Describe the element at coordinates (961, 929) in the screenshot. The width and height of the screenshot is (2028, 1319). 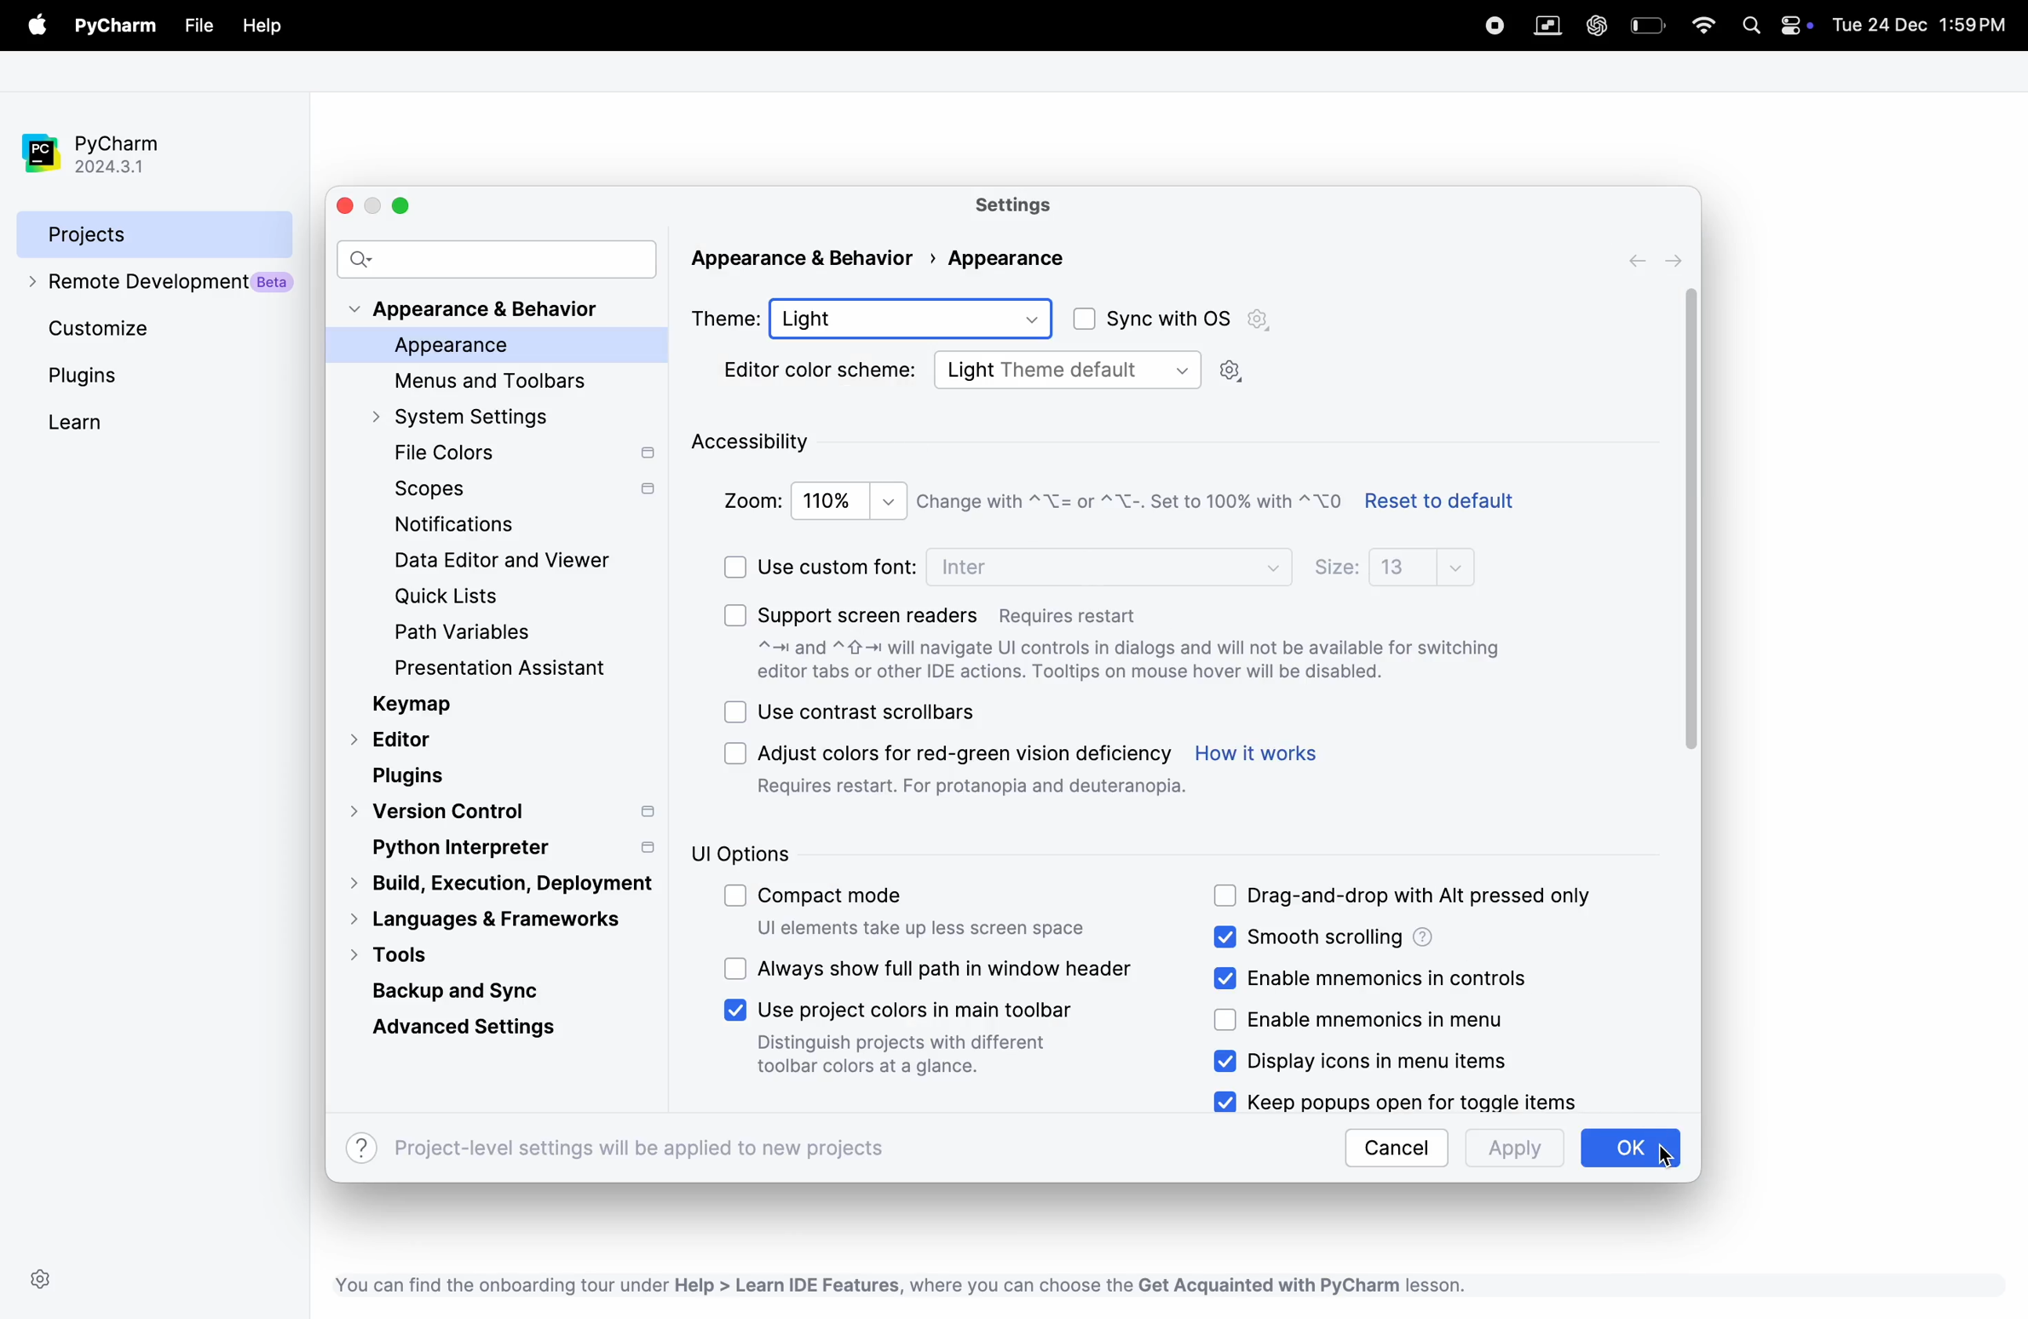
I see `| SSL ease det aidan
Ul elements take up less screen space` at that location.